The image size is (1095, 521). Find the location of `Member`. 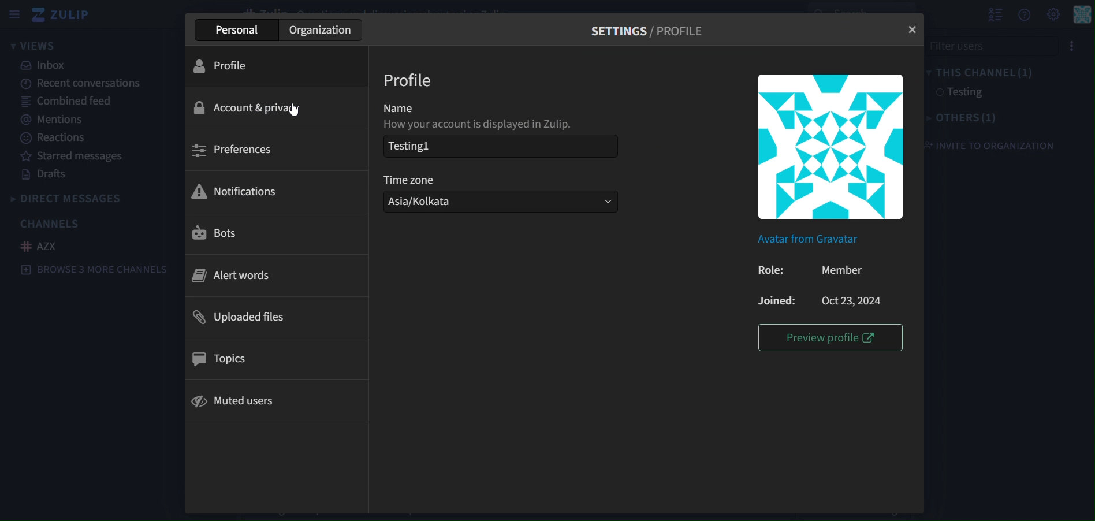

Member is located at coordinates (812, 269).